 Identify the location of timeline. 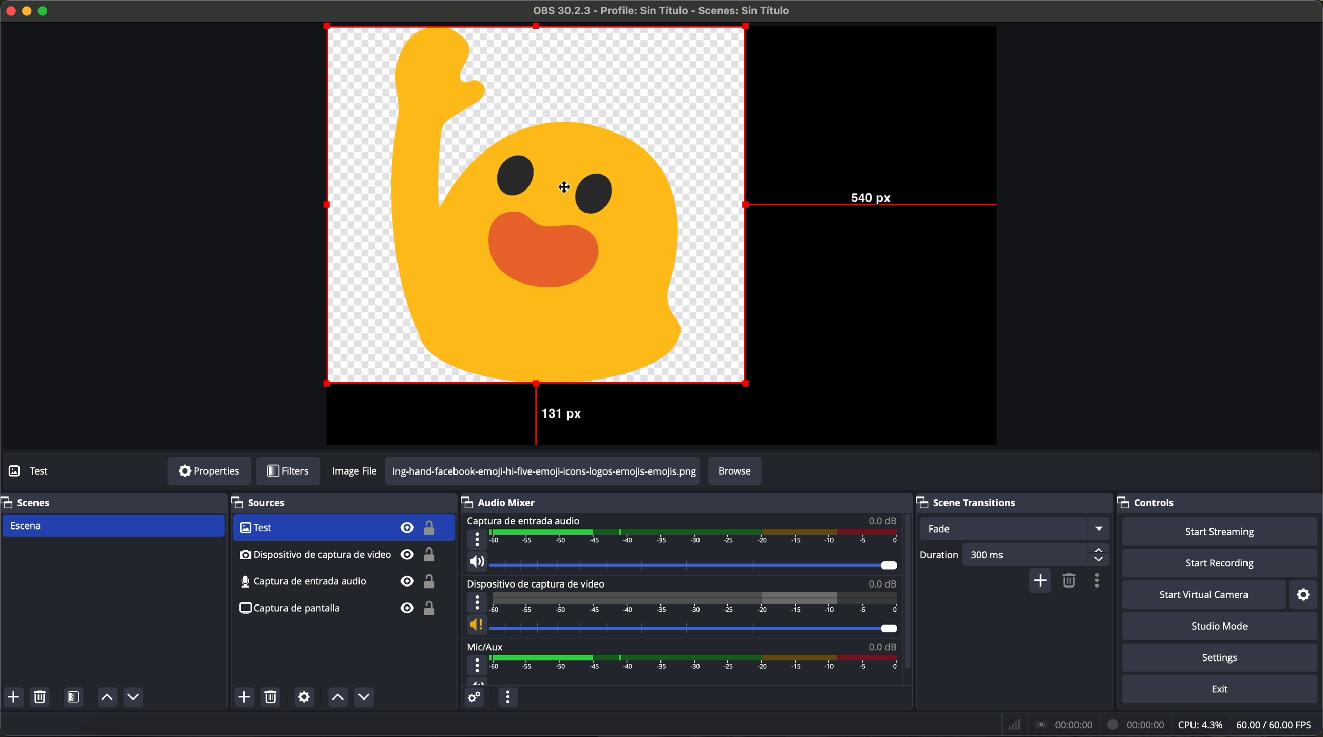
(695, 538).